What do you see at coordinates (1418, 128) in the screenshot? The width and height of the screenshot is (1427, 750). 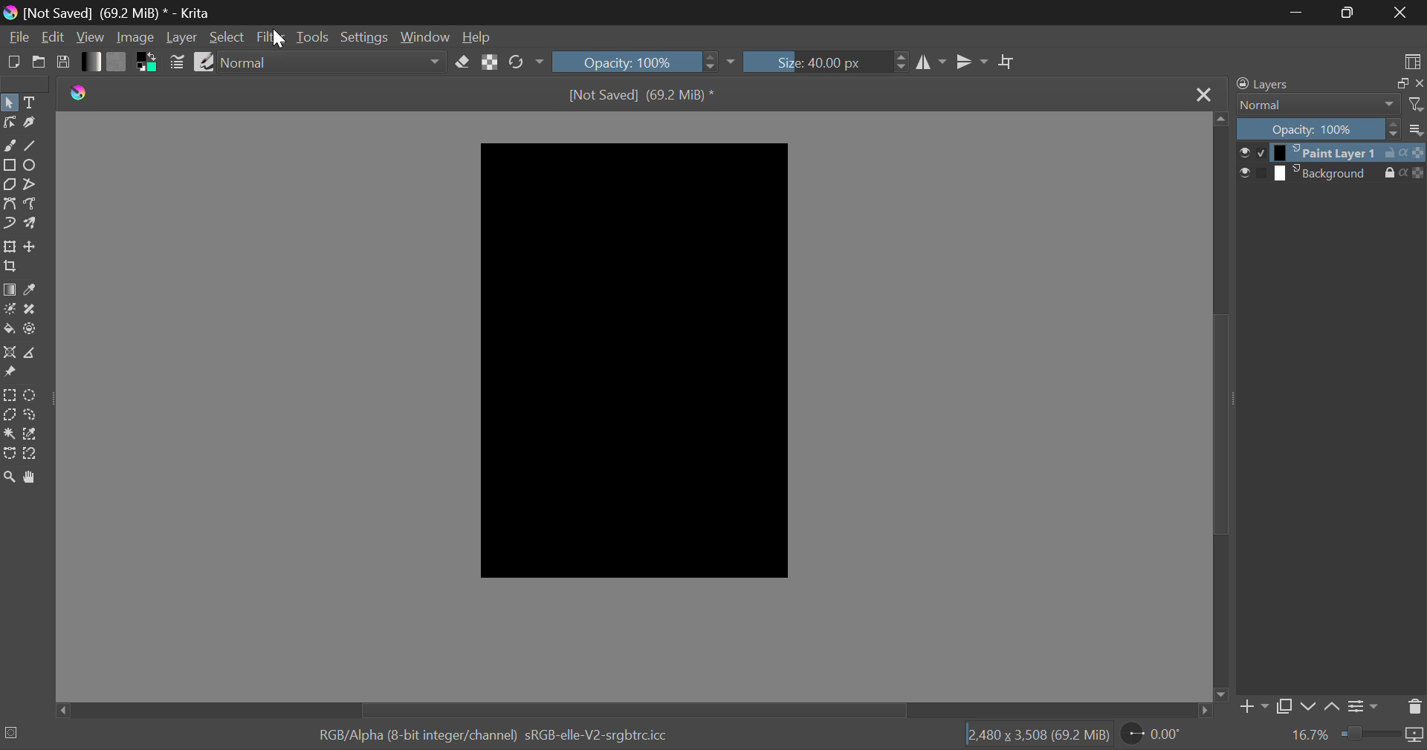 I see `options` at bounding box center [1418, 128].